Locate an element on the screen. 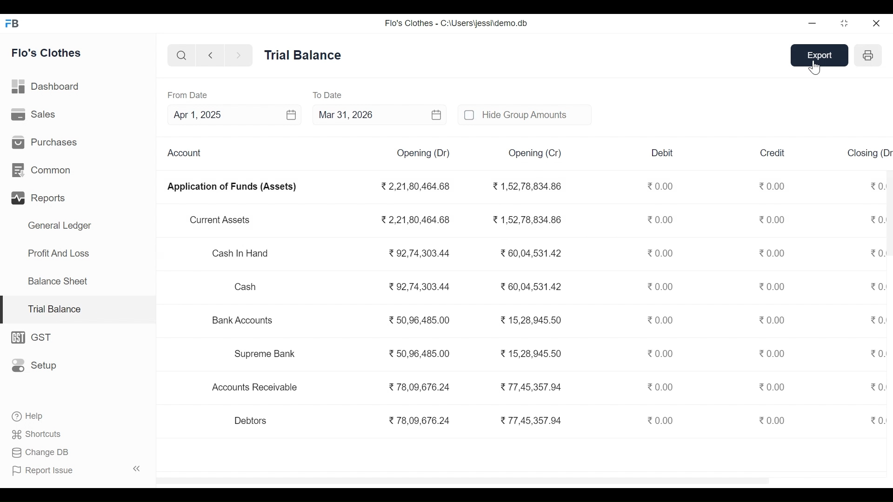 This screenshot has height=502, width=893. Change DB is located at coordinates (42, 452).